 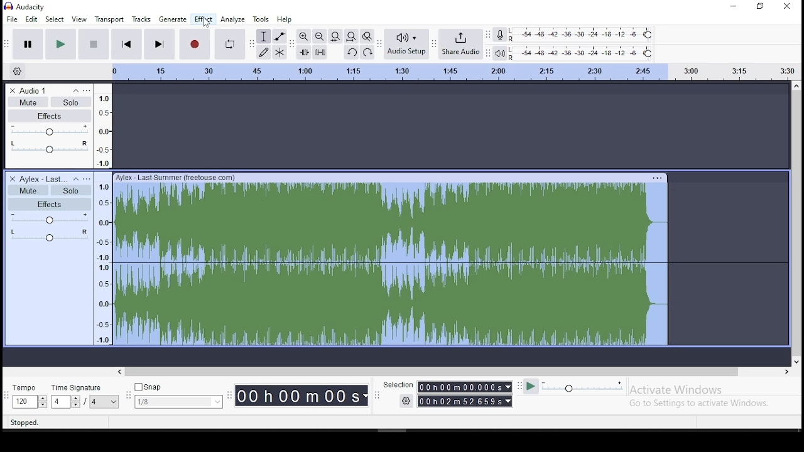 What do you see at coordinates (499, 53) in the screenshot?
I see `playback meter` at bounding box center [499, 53].